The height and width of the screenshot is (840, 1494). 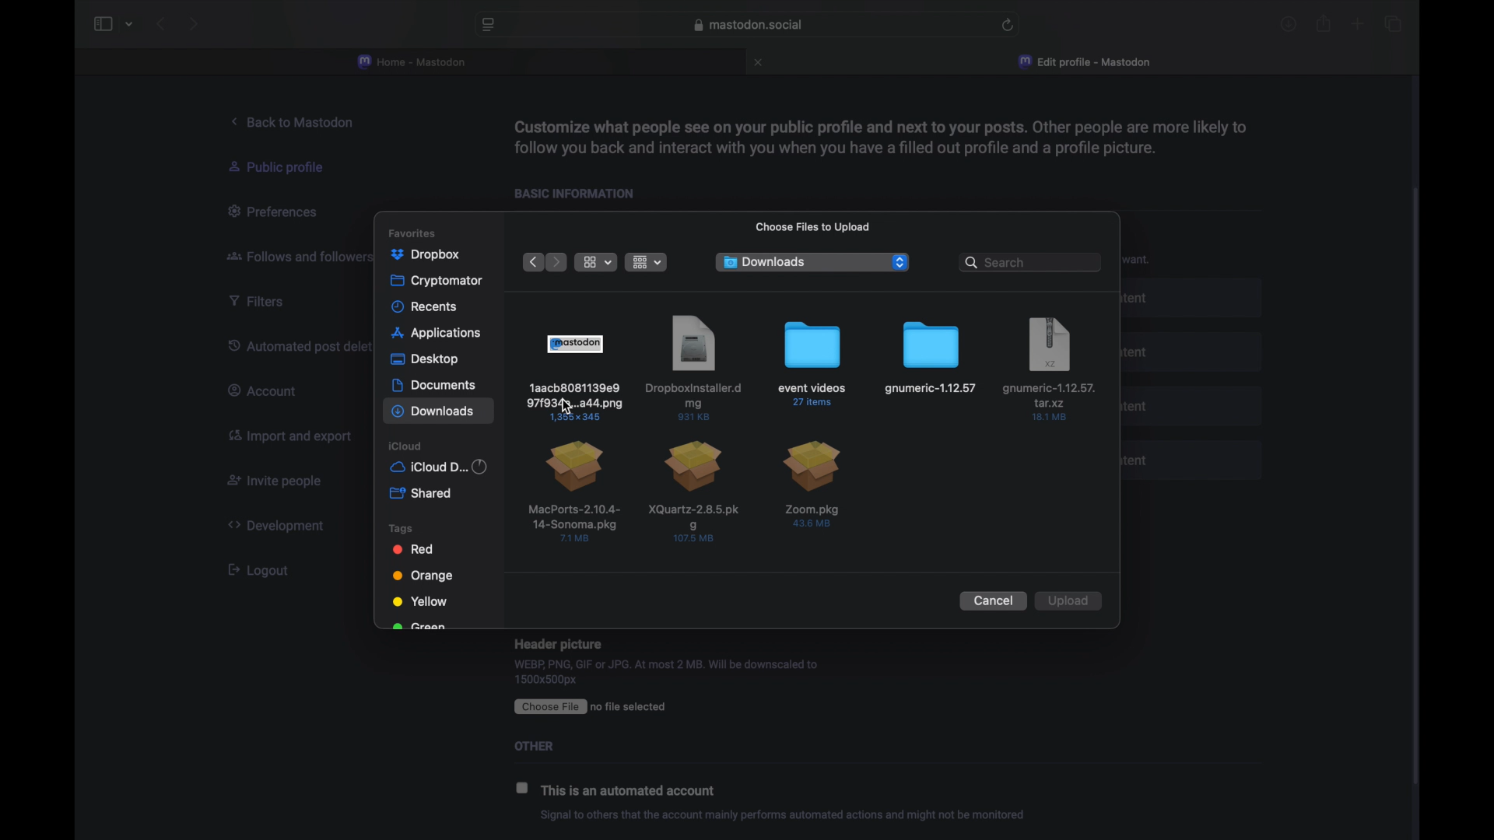 What do you see at coordinates (931, 359) in the screenshot?
I see `file` at bounding box center [931, 359].